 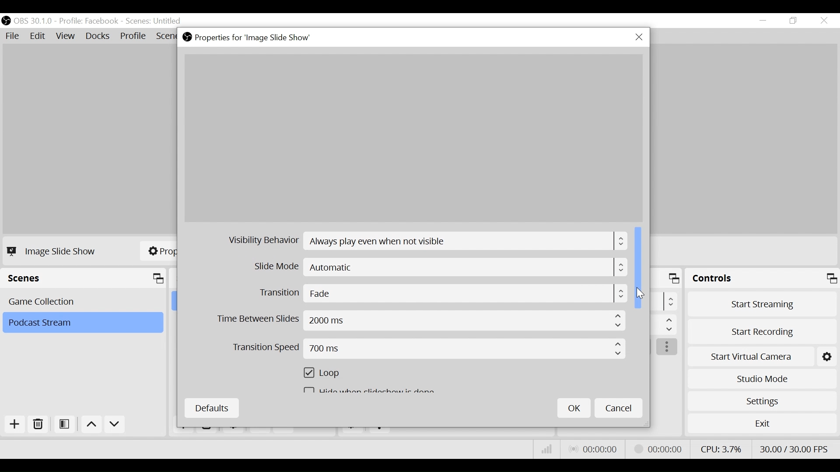 I want to click on File, so click(x=14, y=36).